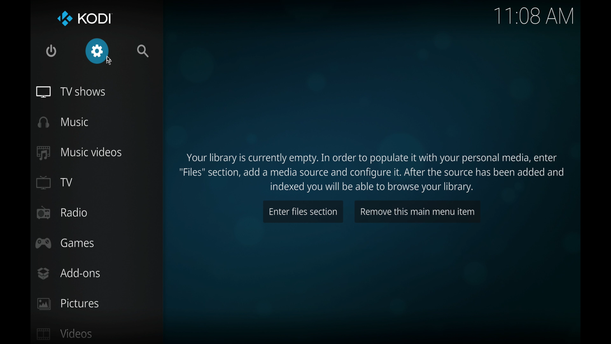 The height and width of the screenshot is (344, 611). What do you see at coordinates (376, 173) in the screenshot?
I see `Your library is currently empty. In order to populate it with your personal media, enter
"Files" section, add a media source and configure it. After the source has been added and
indexed you will be able to browse your library.` at bounding box center [376, 173].